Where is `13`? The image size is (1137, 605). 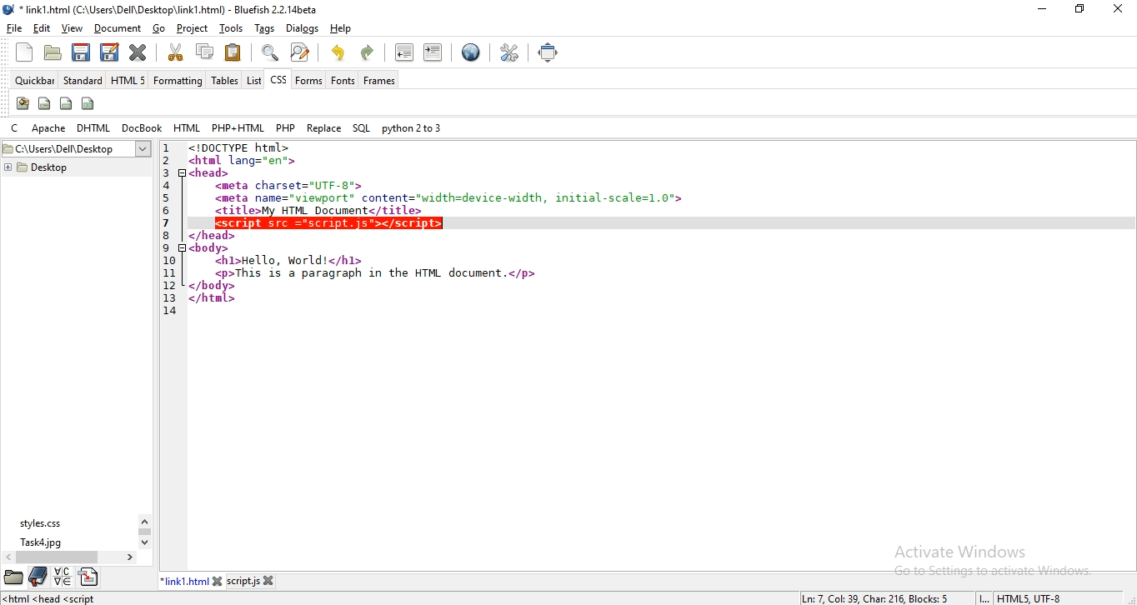
13 is located at coordinates (169, 298).